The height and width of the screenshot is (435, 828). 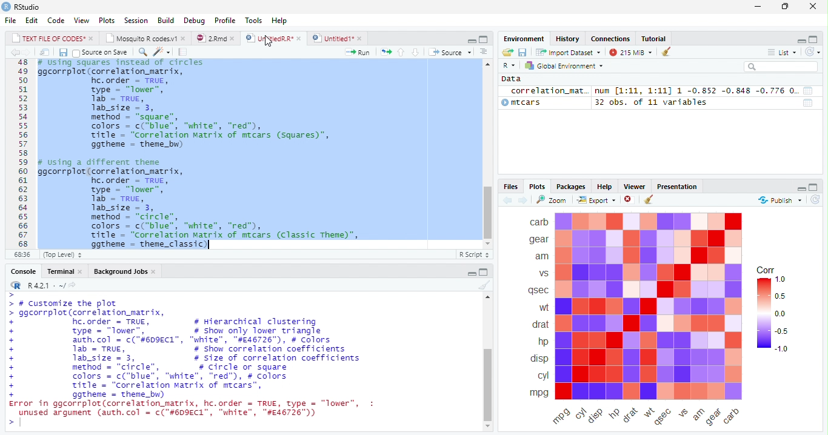 I want to click on Build, so click(x=167, y=20).